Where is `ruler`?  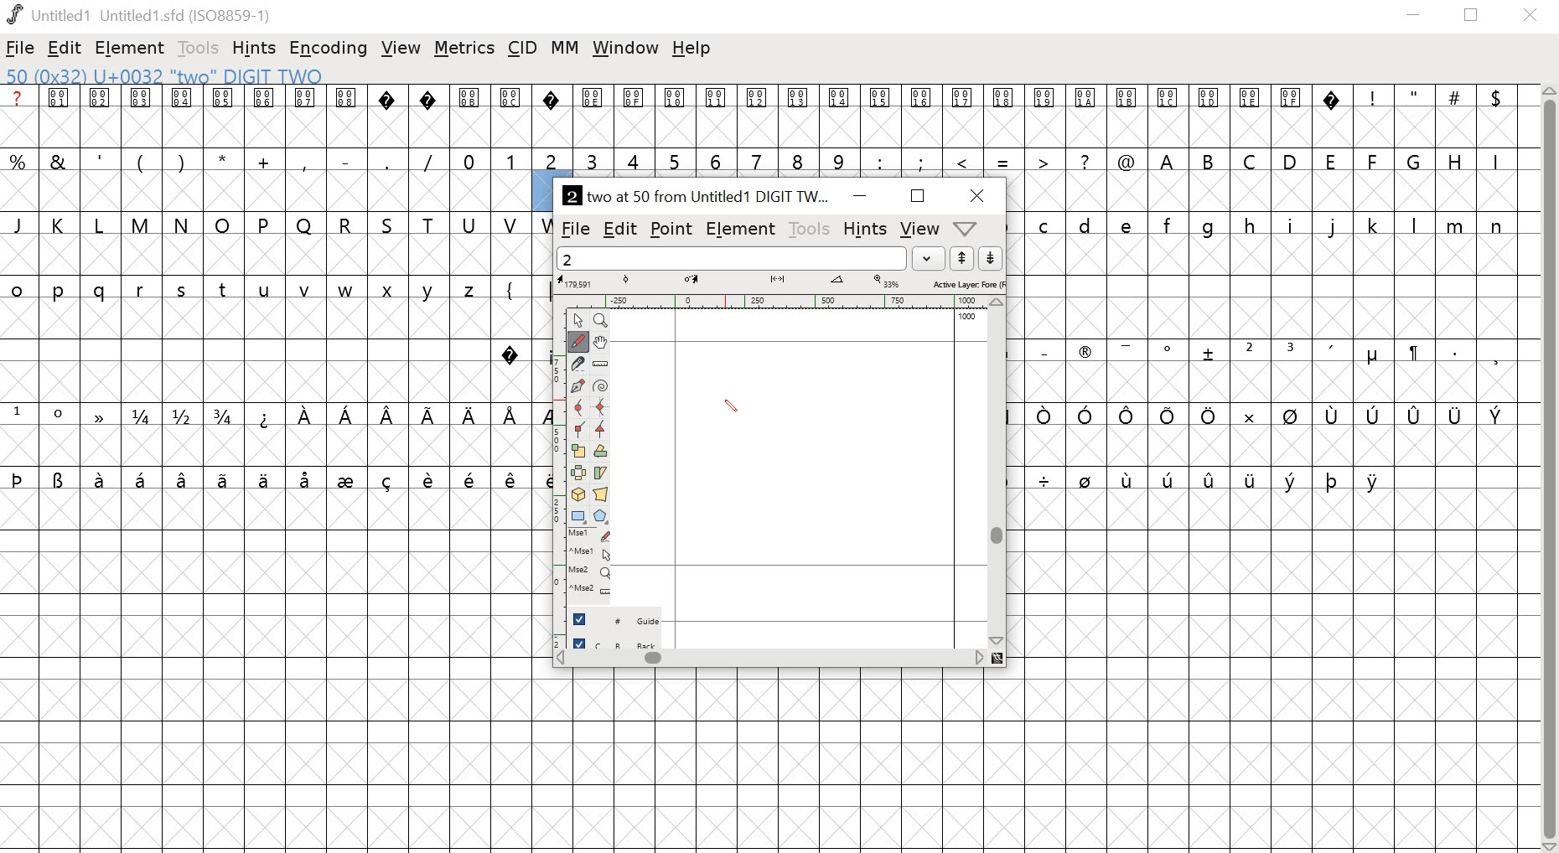 ruler is located at coordinates (559, 470).